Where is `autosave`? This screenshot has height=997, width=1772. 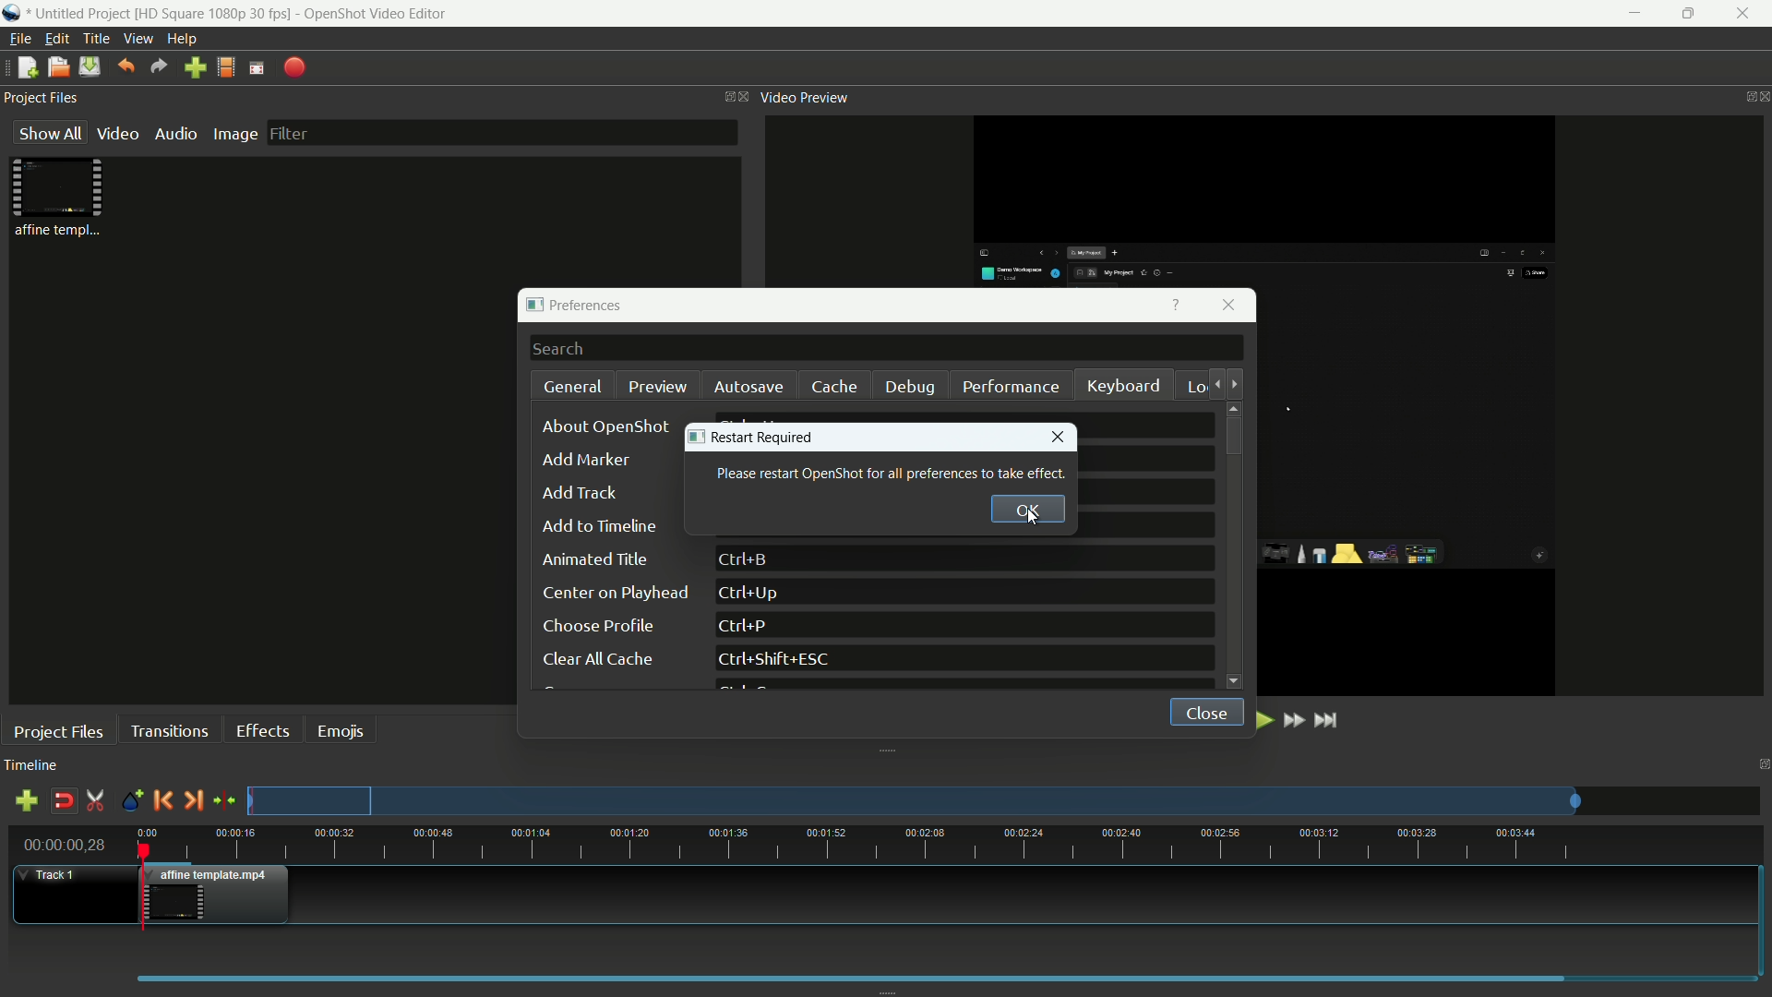
autosave is located at coordinates (747, 387).